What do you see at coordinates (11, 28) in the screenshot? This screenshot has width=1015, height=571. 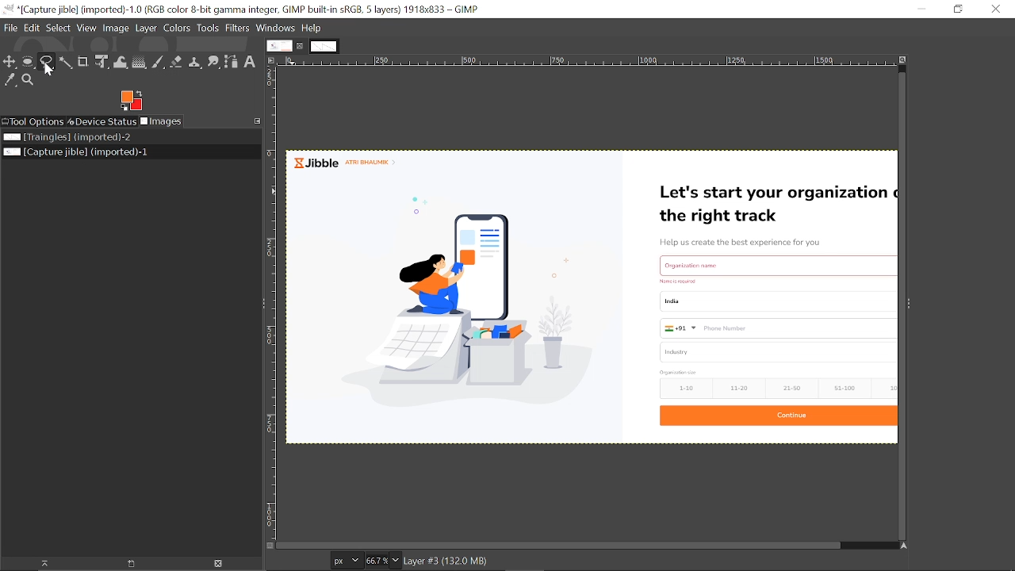 I see `File` at bounding box center [11, 28].